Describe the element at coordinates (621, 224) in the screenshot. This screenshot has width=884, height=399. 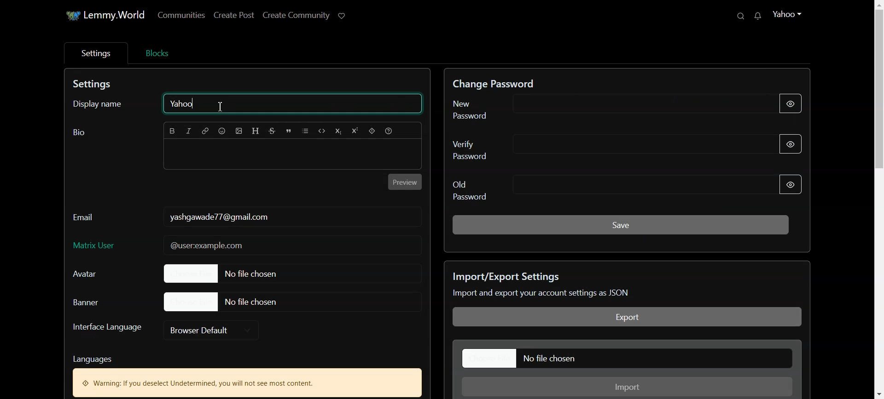
I see `Save` at that location.